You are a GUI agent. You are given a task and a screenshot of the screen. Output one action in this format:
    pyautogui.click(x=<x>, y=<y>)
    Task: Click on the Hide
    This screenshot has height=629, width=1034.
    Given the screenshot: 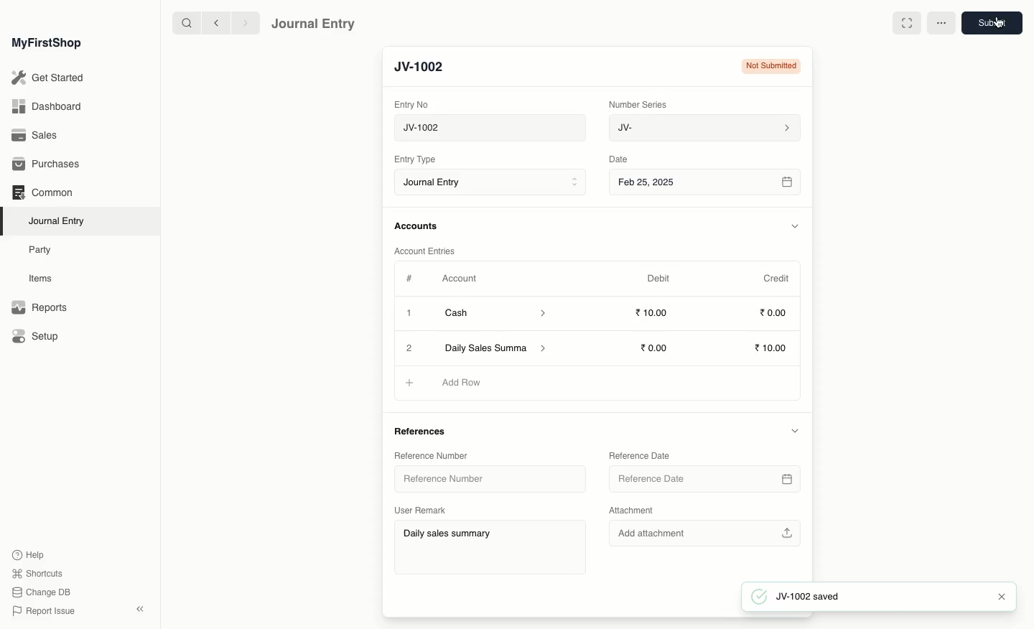 What is the action you would take?
    pyautogui.click(x=796, y=226)
    